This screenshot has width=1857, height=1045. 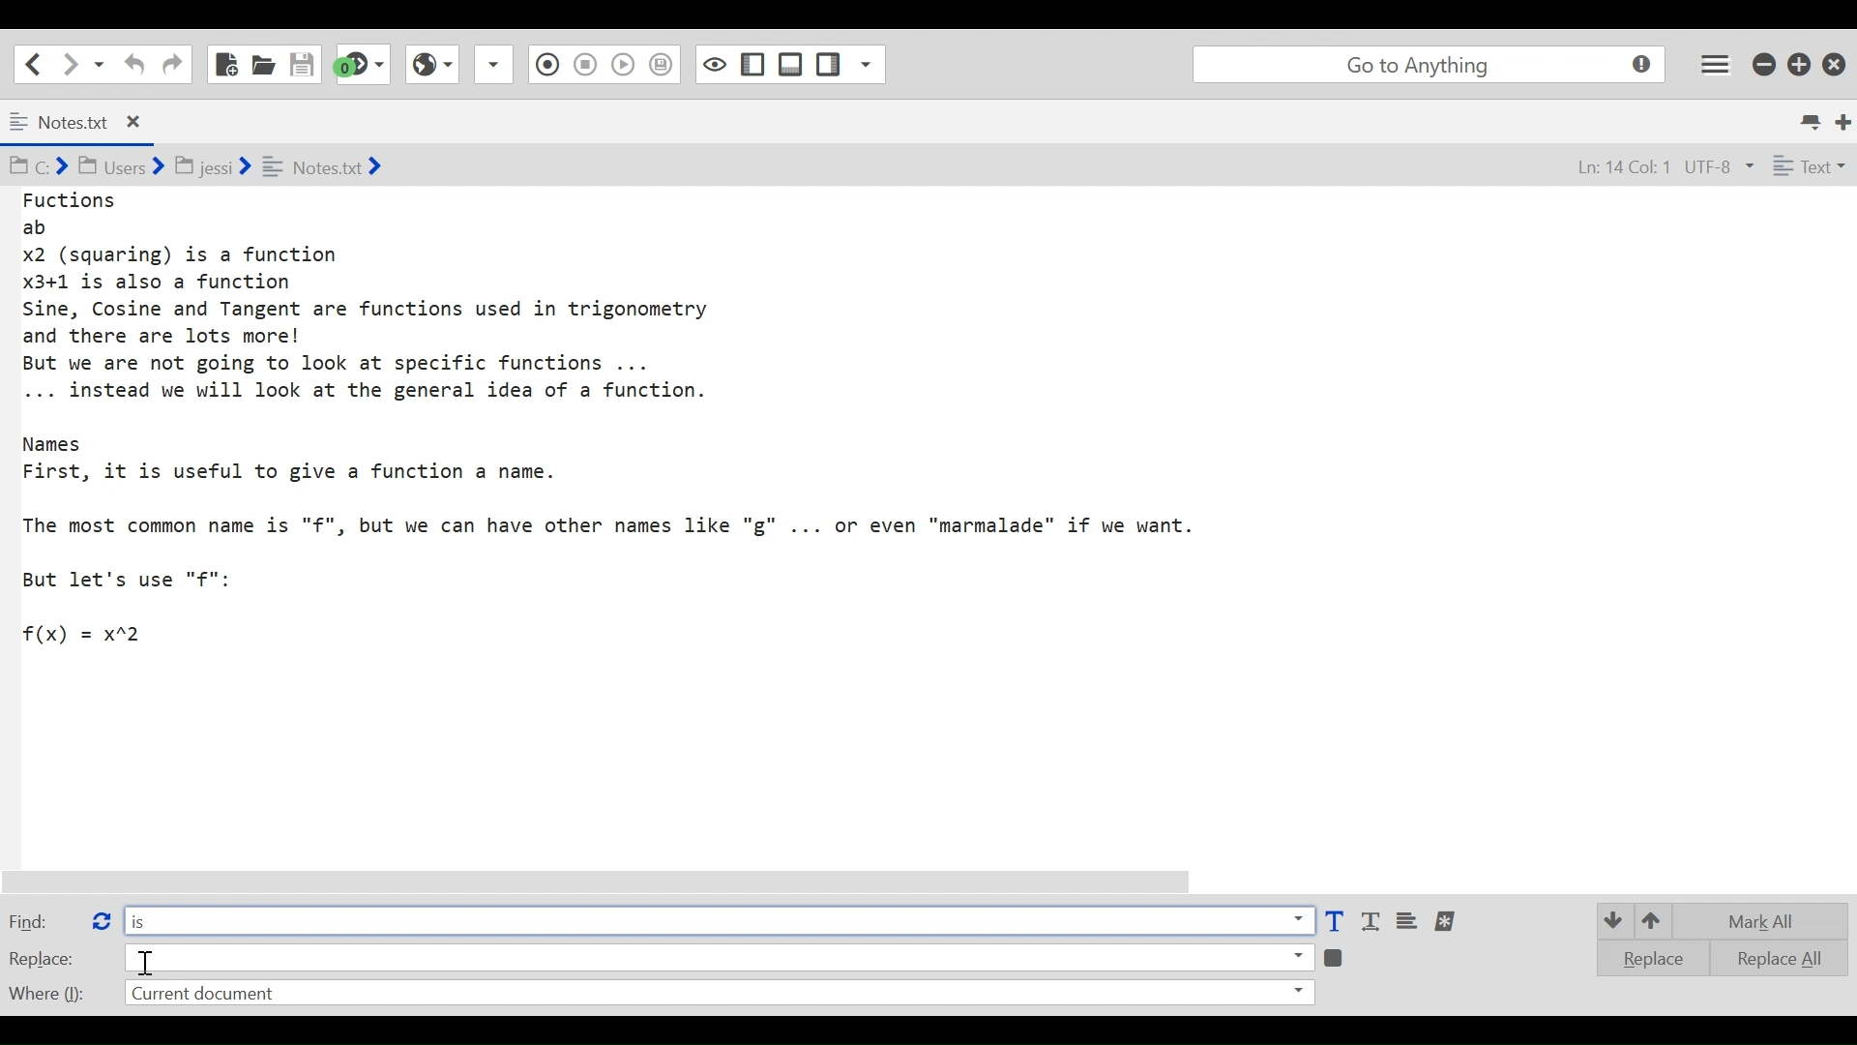 What do you see at coordinates (1844, 120) in the screenshot?
I see `New Tab` at bounding box center [1844, 120].